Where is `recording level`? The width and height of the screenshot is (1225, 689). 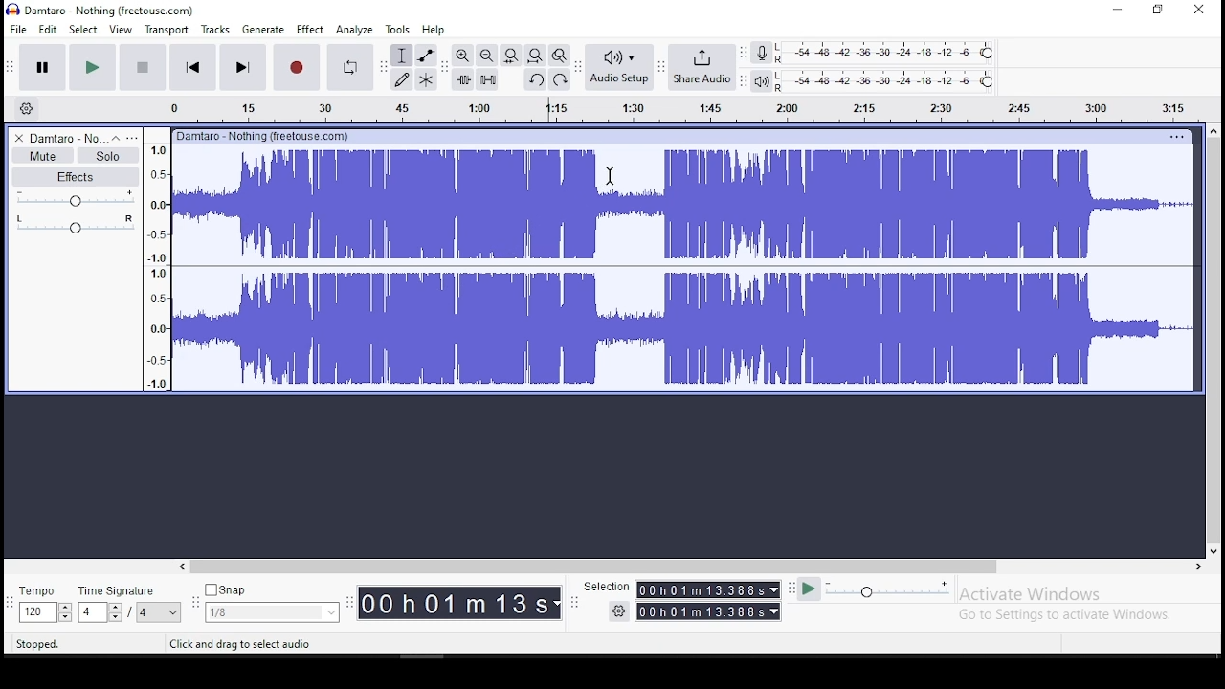 recording level is located at coordinates (884, 54).